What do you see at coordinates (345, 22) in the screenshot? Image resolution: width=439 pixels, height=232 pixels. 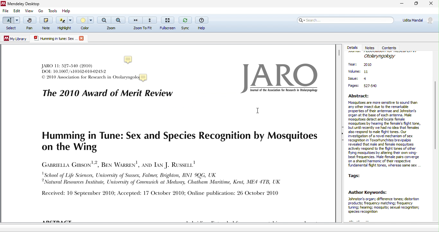 I see `search bar` at bounding box center [345, 22].